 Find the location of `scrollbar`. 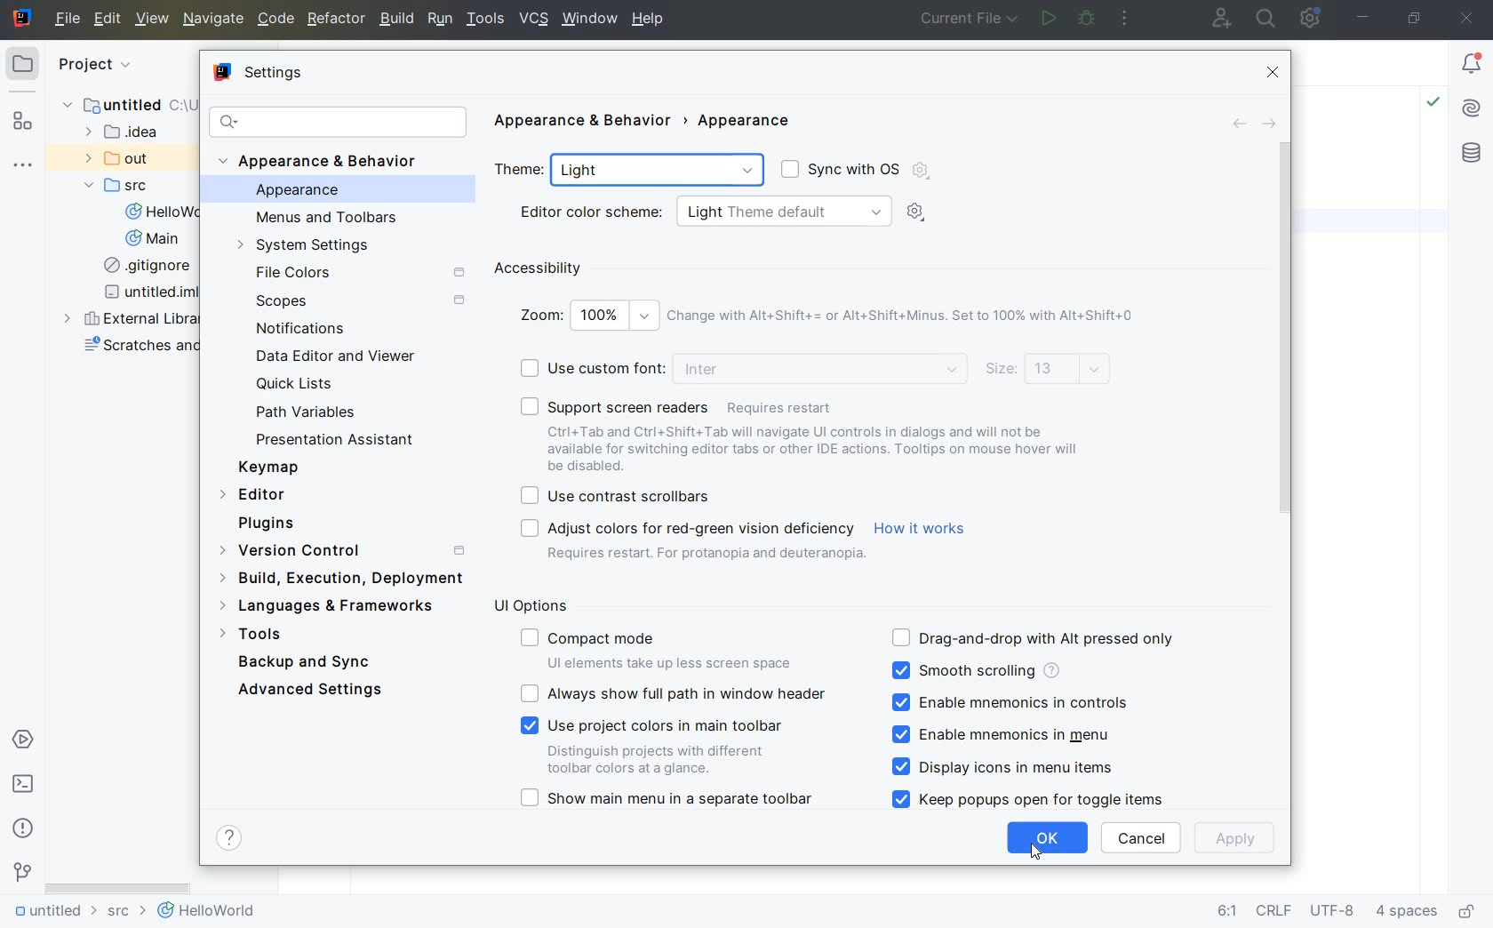

scrollbar is located at coordinates (1283, 328).